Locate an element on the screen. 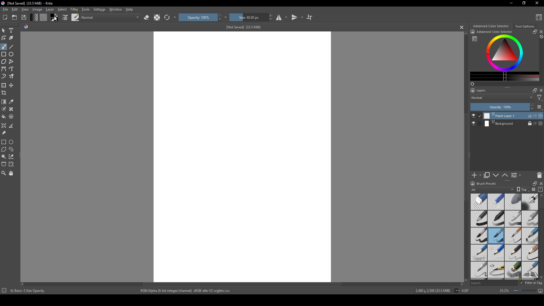  Opacity is located at coordinates (197, 17).